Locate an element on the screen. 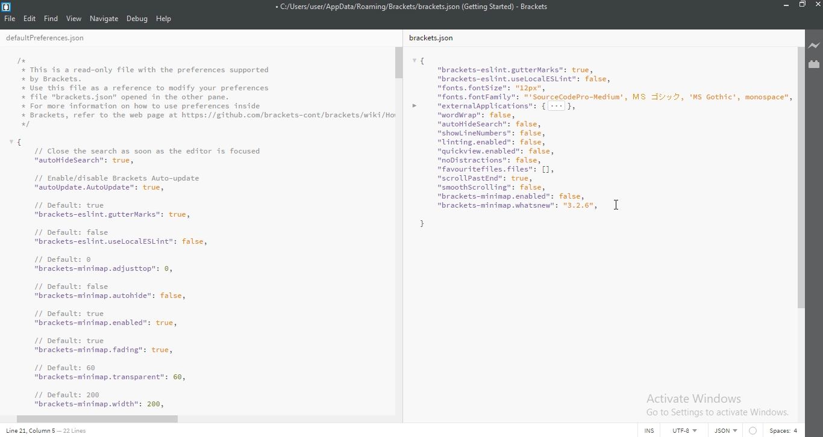 The height and width of the screenshot is (437, 823). Activate Windows
Go to Settings to activate Windows. is located at coordinates (717, 404).